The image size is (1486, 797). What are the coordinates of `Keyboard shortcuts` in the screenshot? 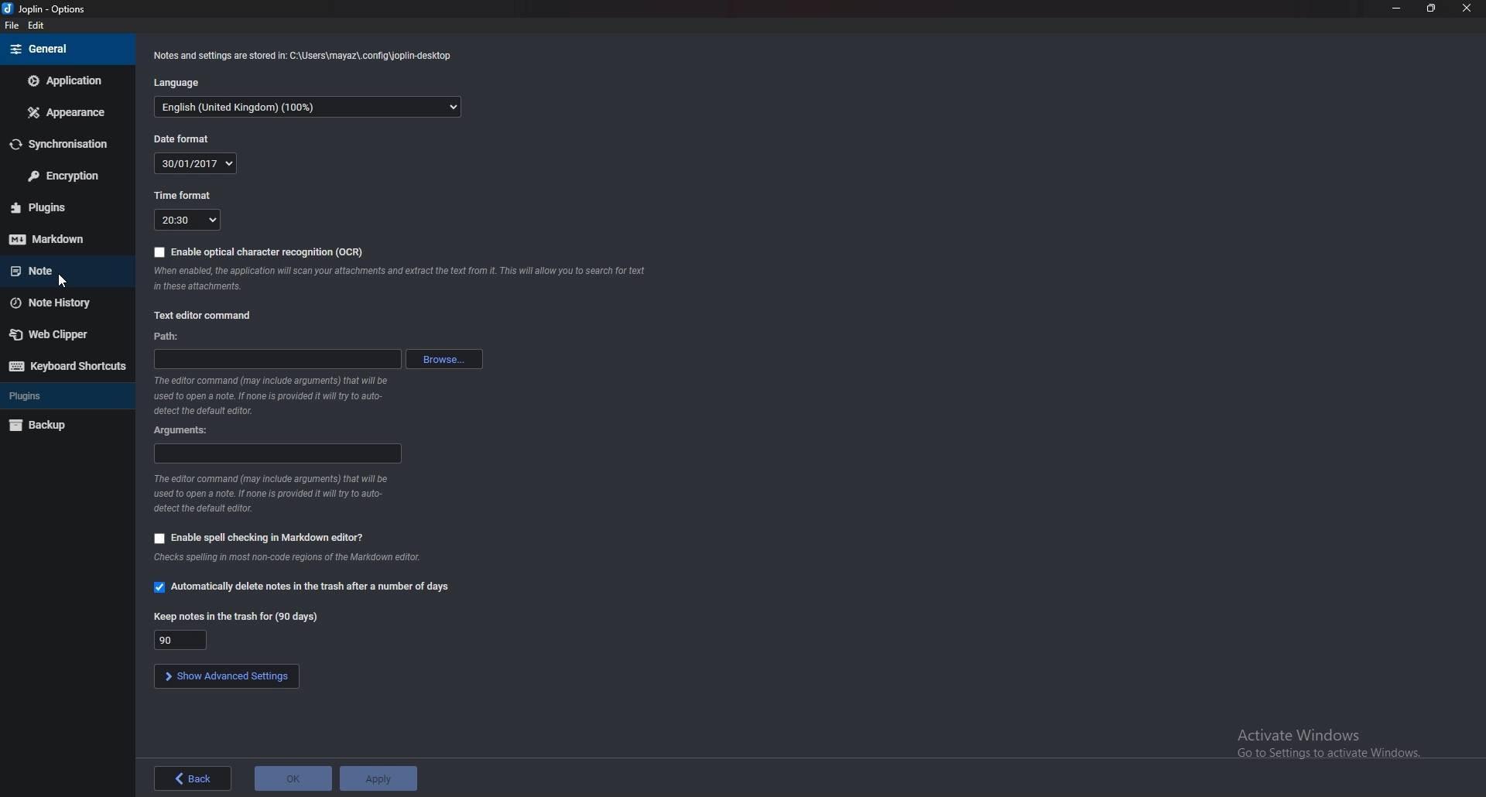 It's located at (65, 368).